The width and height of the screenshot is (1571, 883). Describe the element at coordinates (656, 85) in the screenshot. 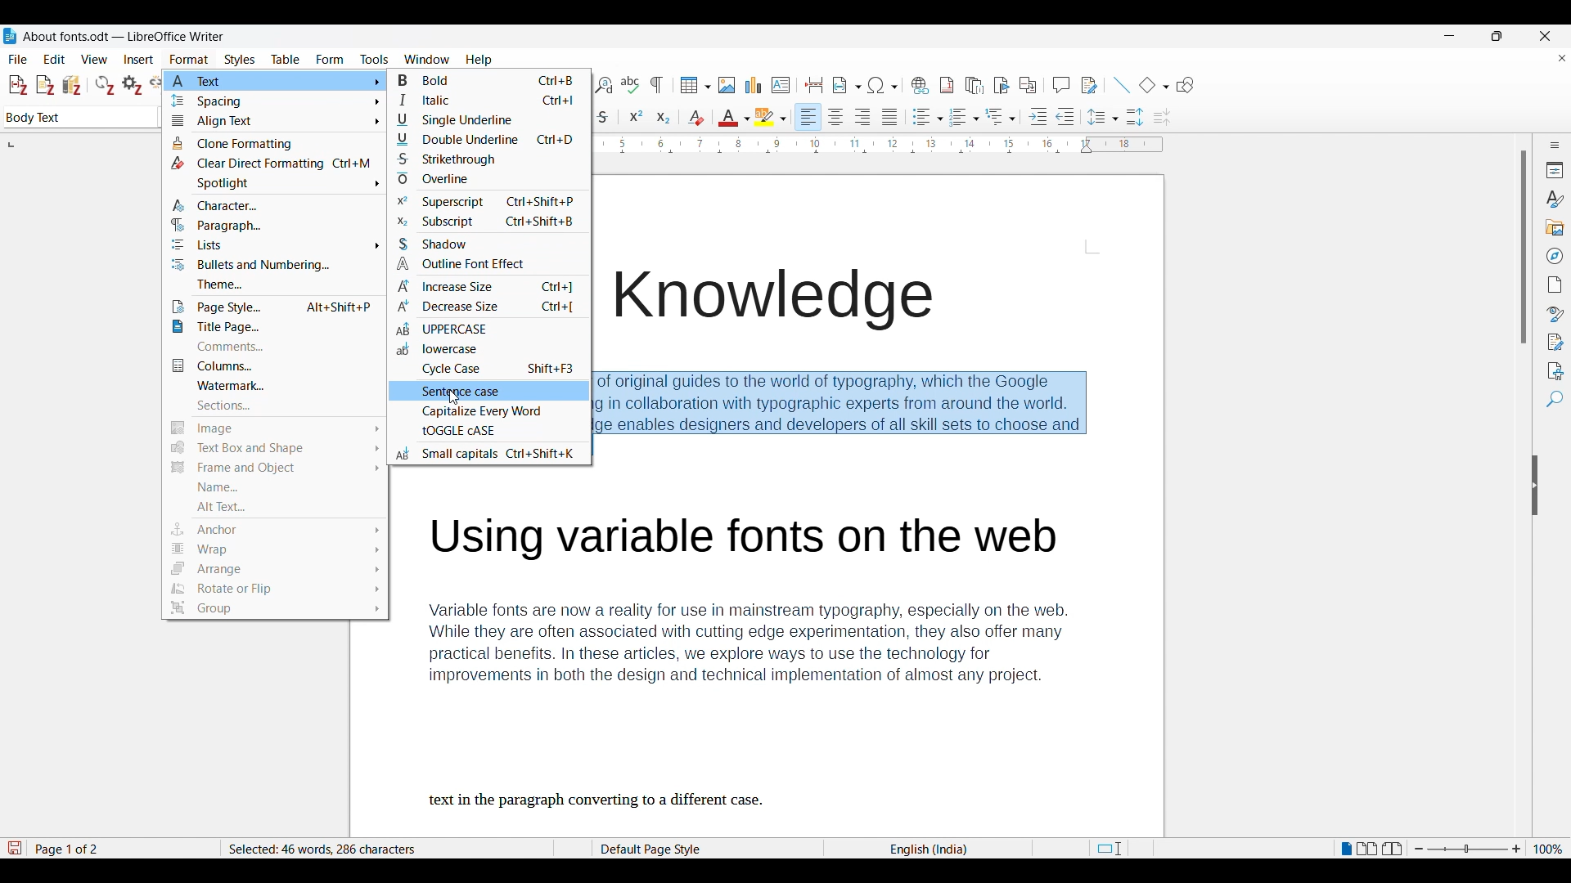

I see `Toggle formatting marks` at that location.